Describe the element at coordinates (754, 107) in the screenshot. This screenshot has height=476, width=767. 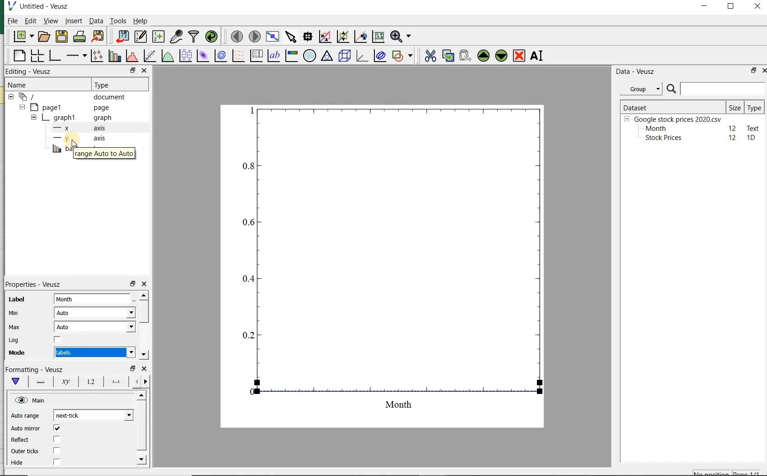
I see `Type` at that location.